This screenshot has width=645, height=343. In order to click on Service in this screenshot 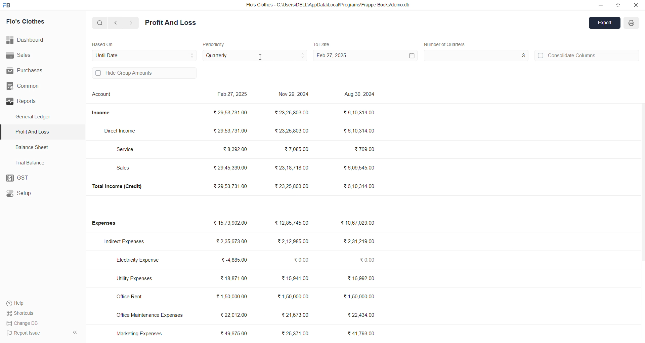, I will do `click(129, 149)`.